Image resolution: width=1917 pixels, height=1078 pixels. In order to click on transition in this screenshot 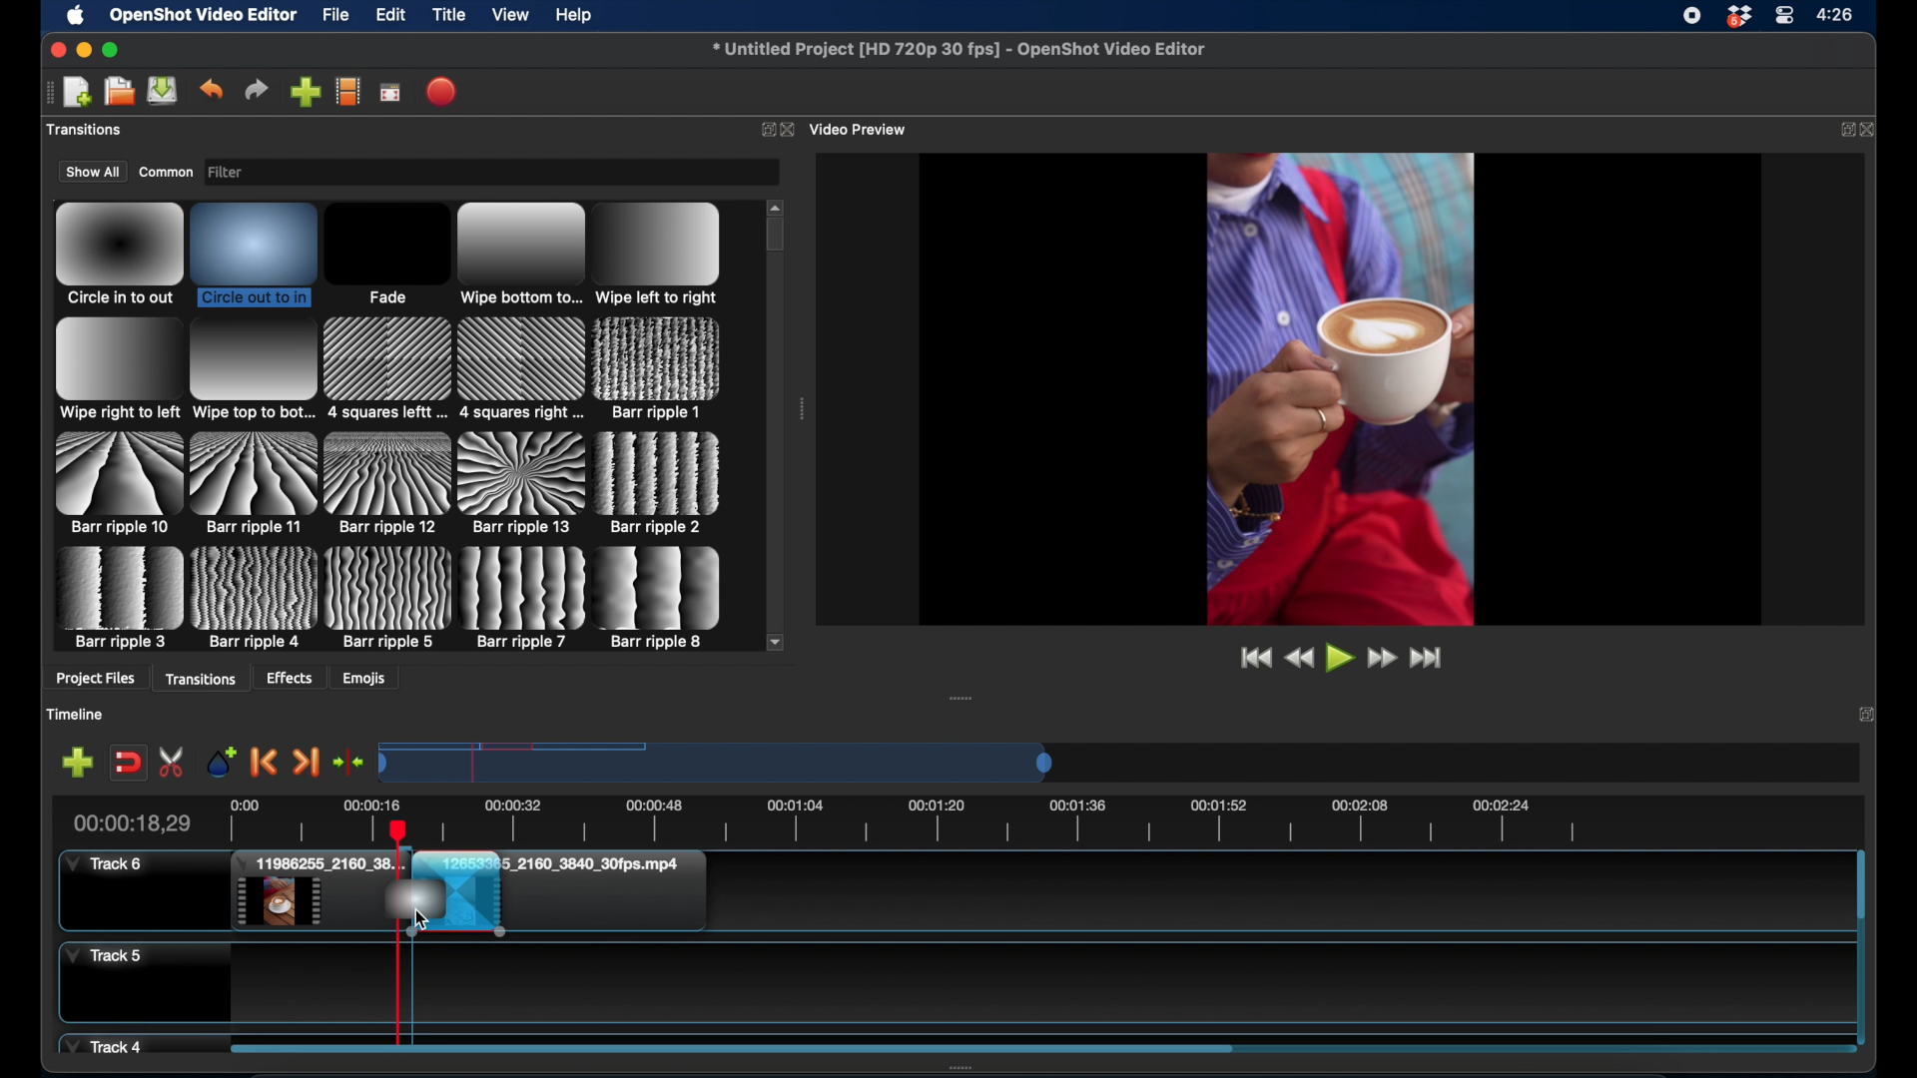, I will do `click(659, 253)`.